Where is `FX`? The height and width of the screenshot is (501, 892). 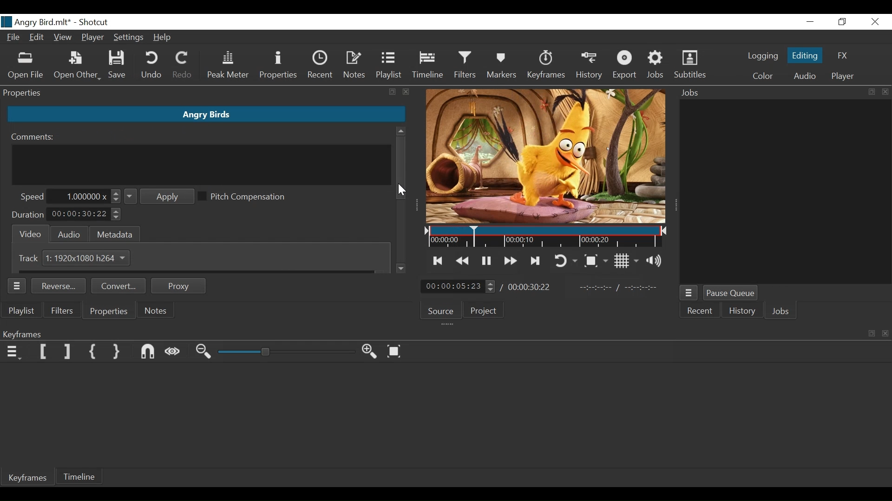
FX is located at coordinates (844, 54).